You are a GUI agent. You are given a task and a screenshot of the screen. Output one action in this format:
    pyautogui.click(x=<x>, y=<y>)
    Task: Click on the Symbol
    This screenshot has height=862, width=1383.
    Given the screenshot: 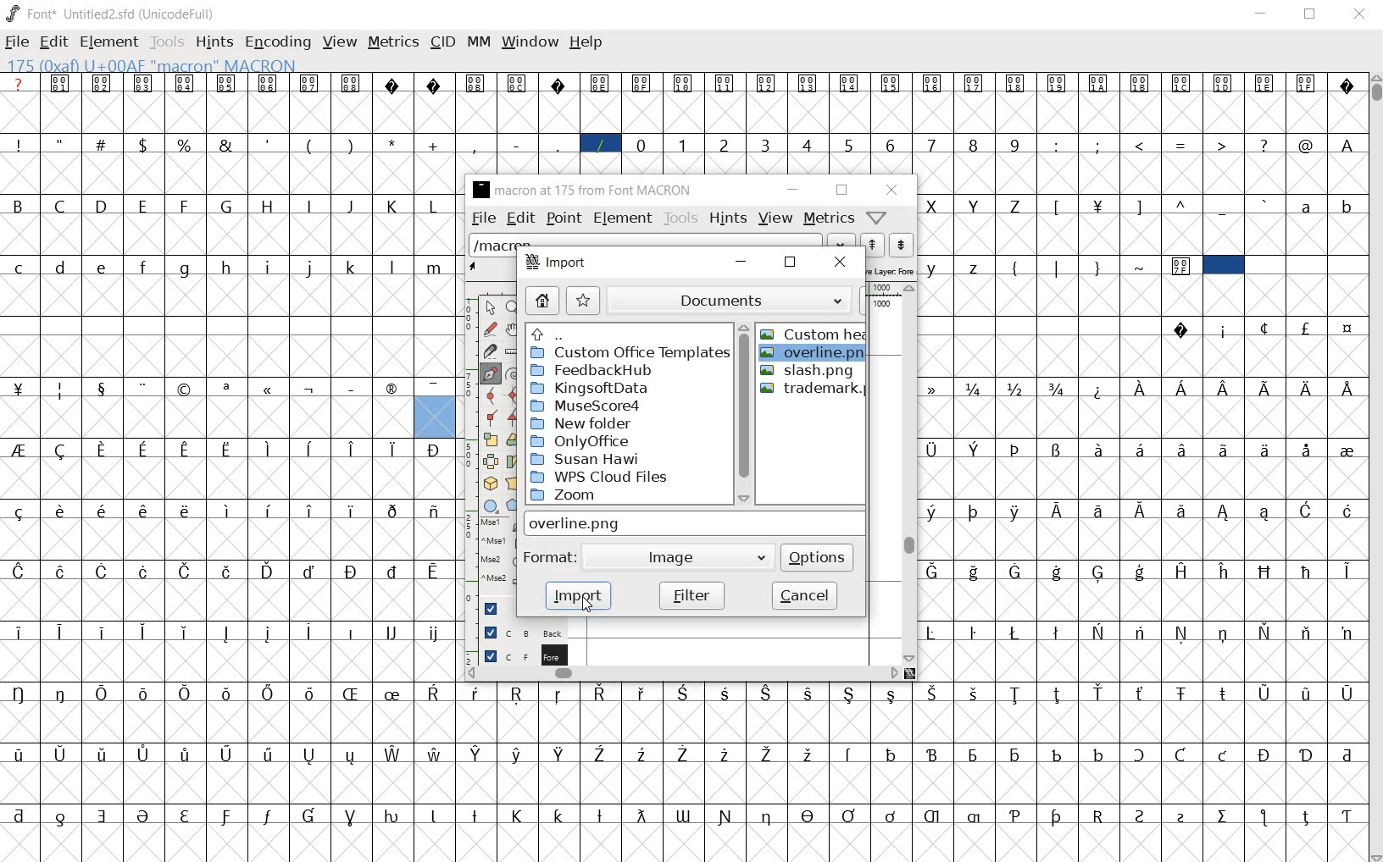 What is the action you would take?
    pyautogui.click(x=1057, y=571)
    